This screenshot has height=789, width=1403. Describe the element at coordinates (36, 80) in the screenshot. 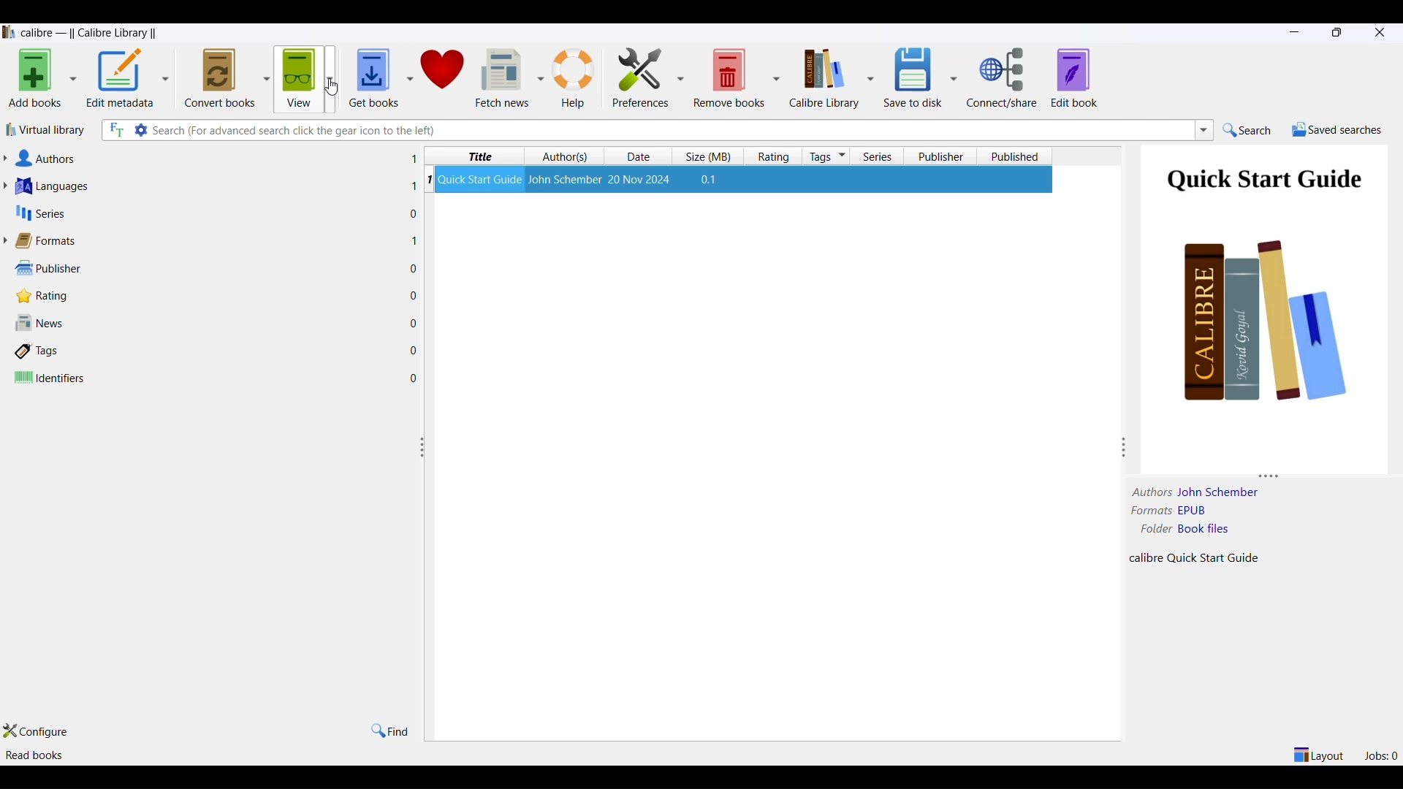

I see `add books` at that location.